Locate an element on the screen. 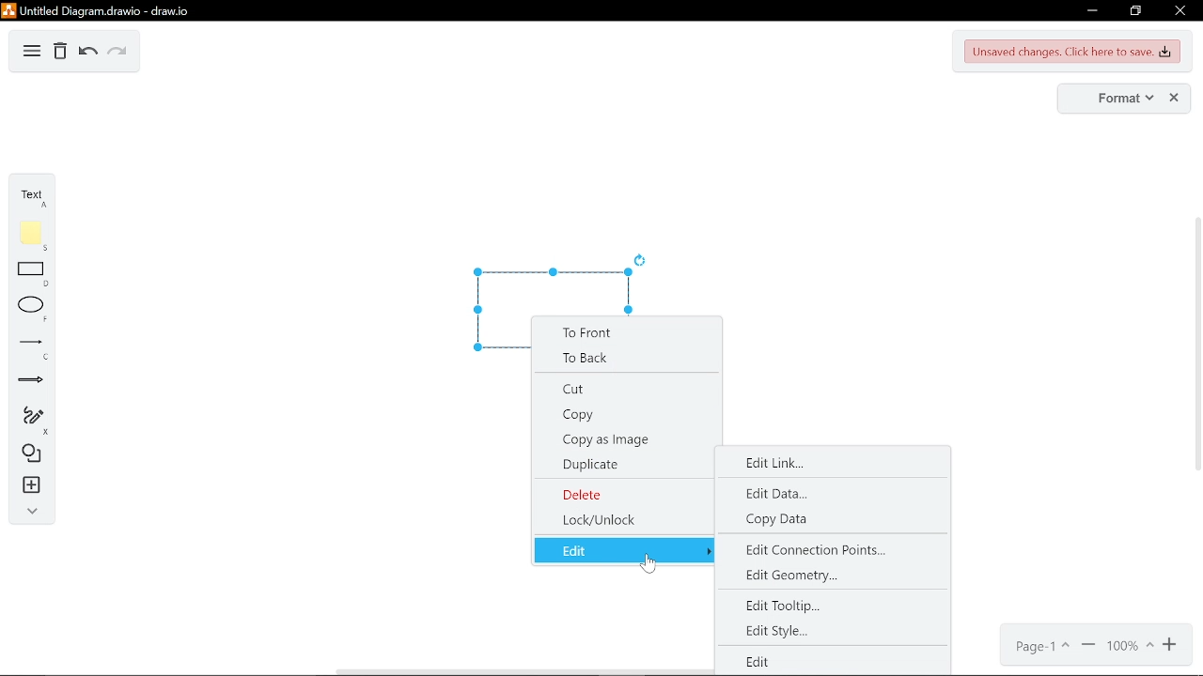 Image resolution: width=1203 pixels, height=676 pixels. rectangle is located at coordinates (34, 276).